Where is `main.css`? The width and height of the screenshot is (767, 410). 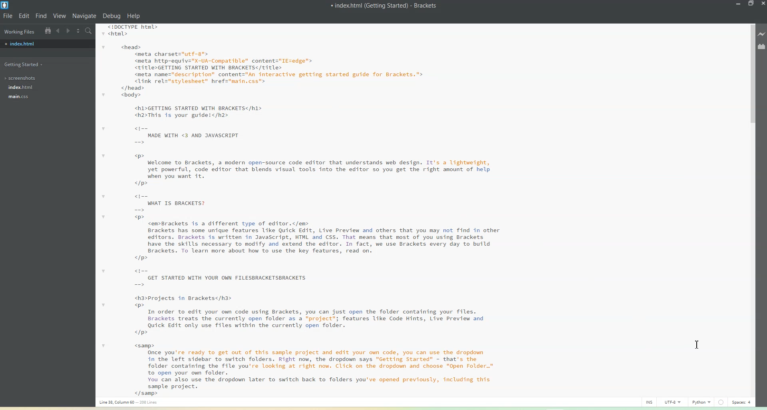
main.css is located at coordinates (22, 97).